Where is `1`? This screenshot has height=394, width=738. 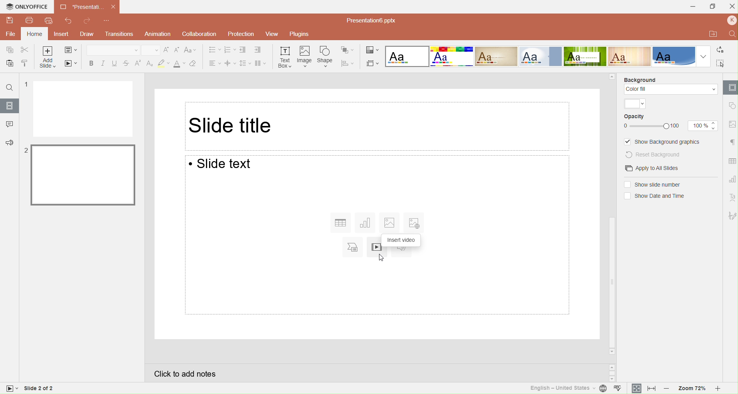 1 is located at coordinates (27, 87).